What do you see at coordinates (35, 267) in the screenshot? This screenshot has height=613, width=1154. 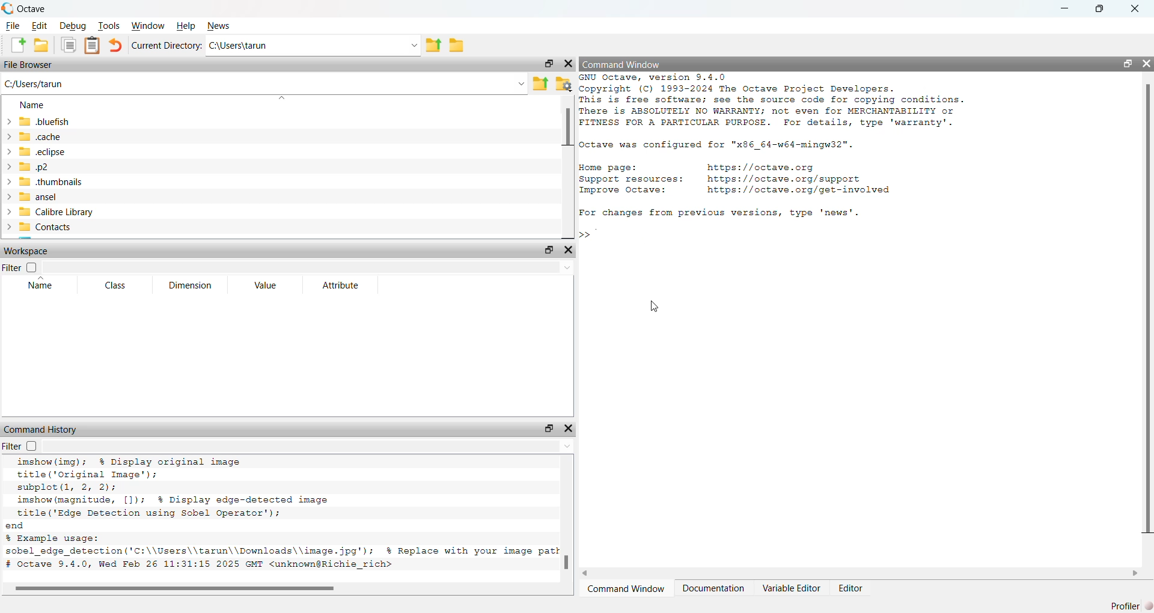 I see `checkbox` at bounding box center [35, 267].